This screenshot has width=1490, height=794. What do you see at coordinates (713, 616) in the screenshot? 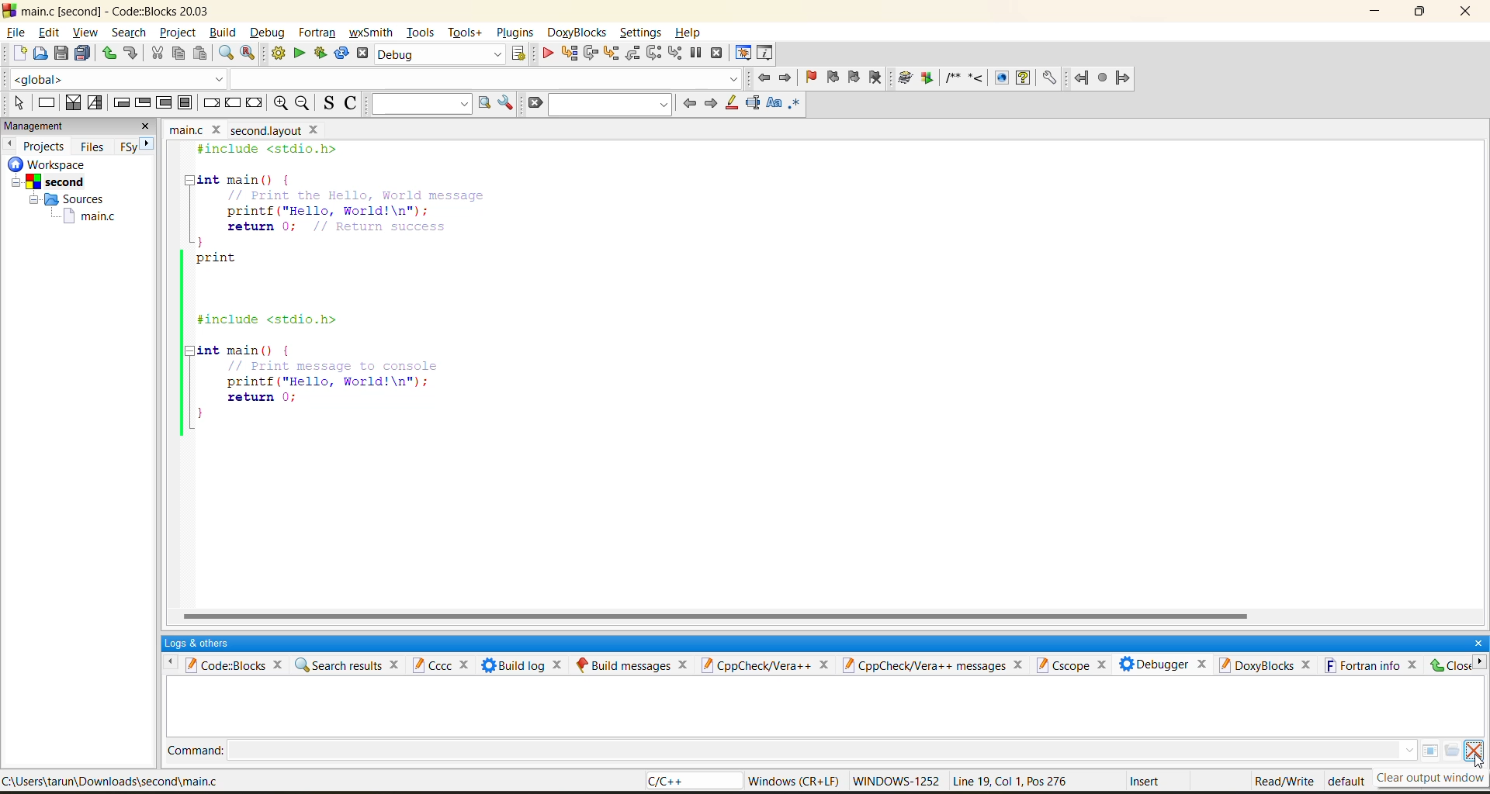
I see `horizontal scroll bar` at bounding box center [713, 616].